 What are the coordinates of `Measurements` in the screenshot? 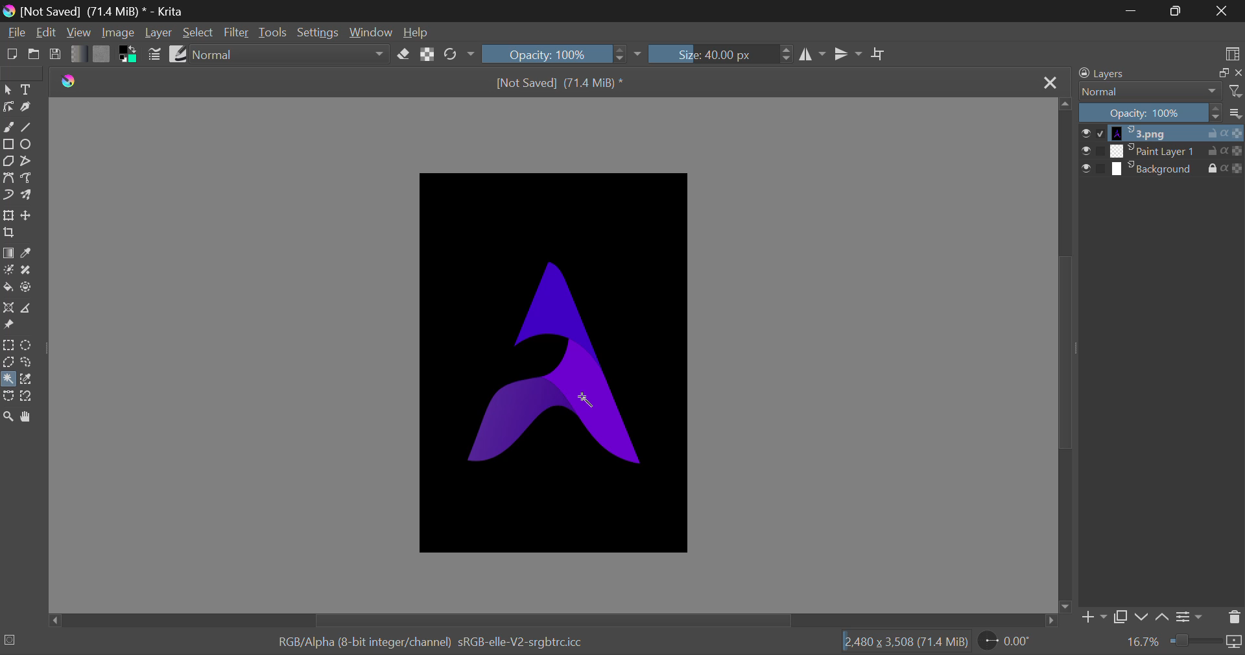 It's located at (30, 308).